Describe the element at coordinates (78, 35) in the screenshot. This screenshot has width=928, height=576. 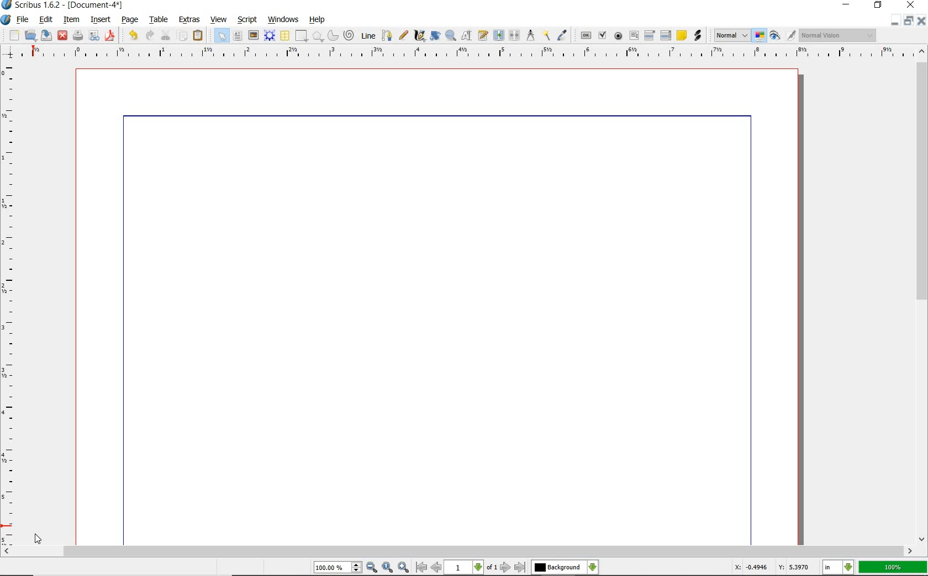
I see `print` at that location.